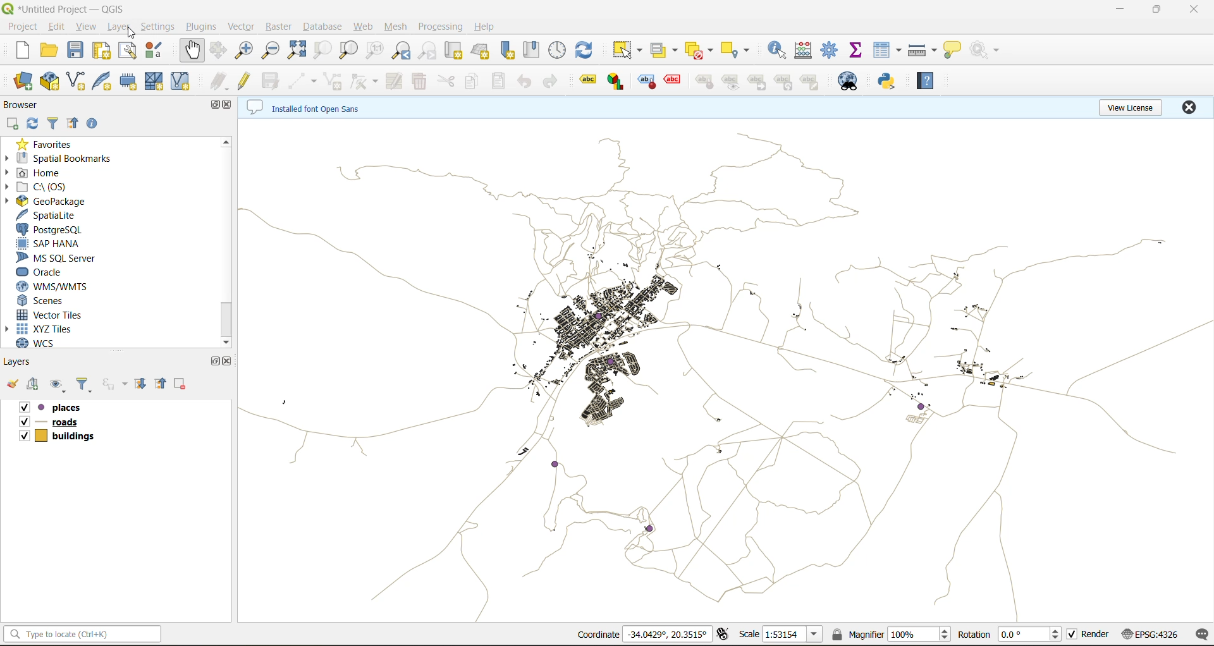 Image resolution: width=1214 pixels, height=646 pixels. Describe the element at coordinates (349, 51) in the screenshot. I see `zoom layer` at that location.